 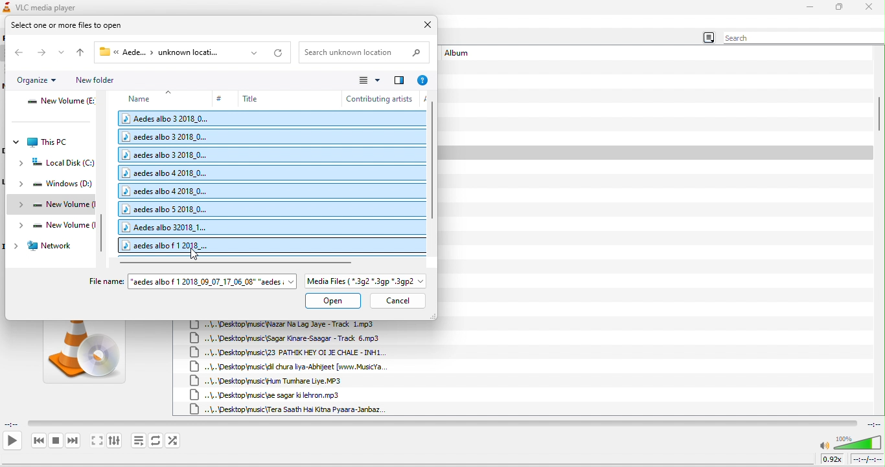 I want to click on Aedes albo 32018_1..., so click(x=166, y=226).